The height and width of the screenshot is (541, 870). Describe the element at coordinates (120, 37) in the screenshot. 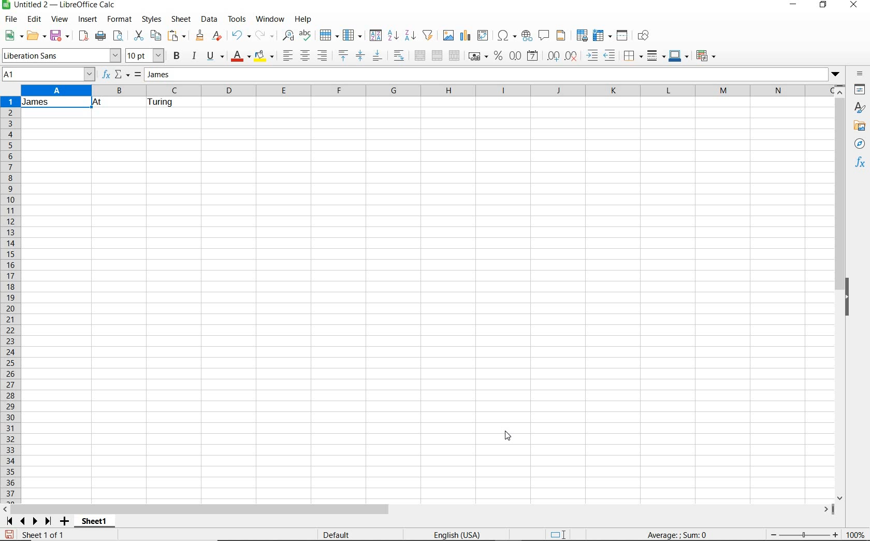

I see `toggle print preview` at that location.